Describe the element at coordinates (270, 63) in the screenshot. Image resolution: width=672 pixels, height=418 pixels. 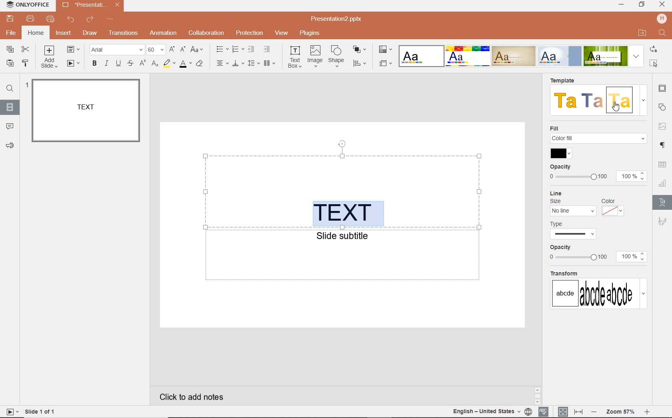
I see `insert columns` at that location.